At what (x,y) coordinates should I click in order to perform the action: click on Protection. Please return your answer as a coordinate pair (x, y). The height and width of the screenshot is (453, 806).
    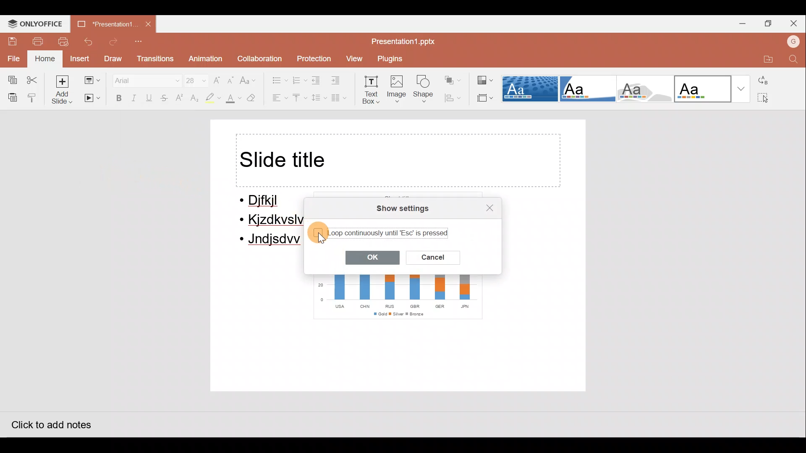
    Looking at the image, I should click on (314, 57).